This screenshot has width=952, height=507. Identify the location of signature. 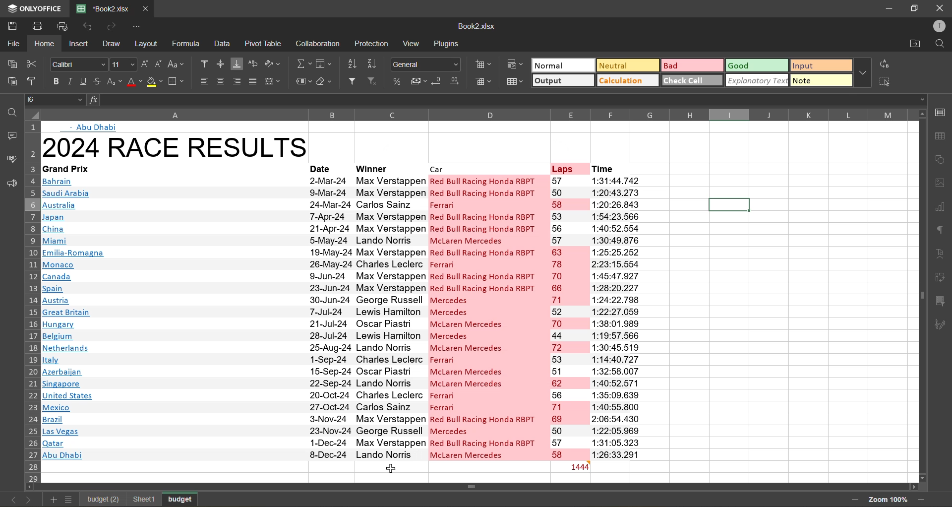
(943, 324).